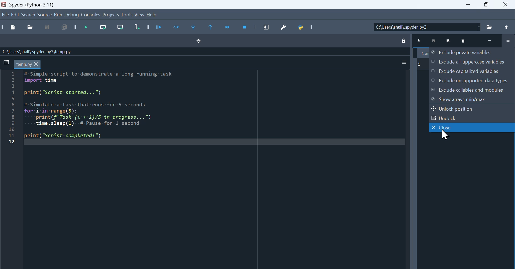  I want to click on Save as, so click(47, 27).